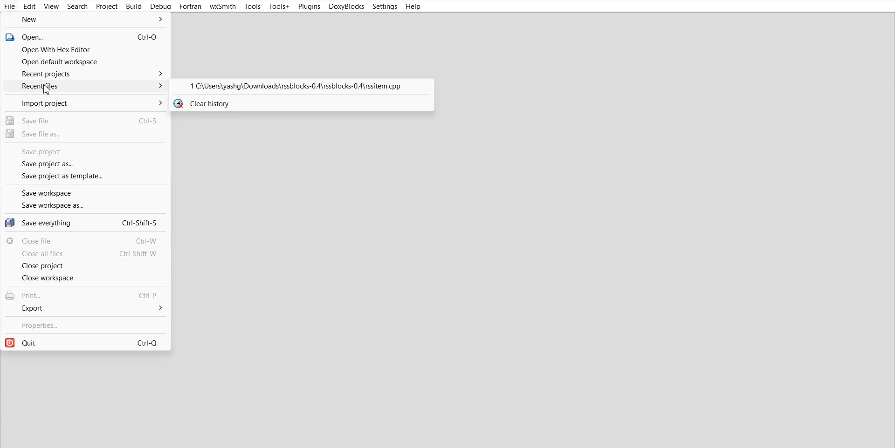 The height and width of the screenshot is (448, 895). I want to click on Close all files, so click(86, 254).